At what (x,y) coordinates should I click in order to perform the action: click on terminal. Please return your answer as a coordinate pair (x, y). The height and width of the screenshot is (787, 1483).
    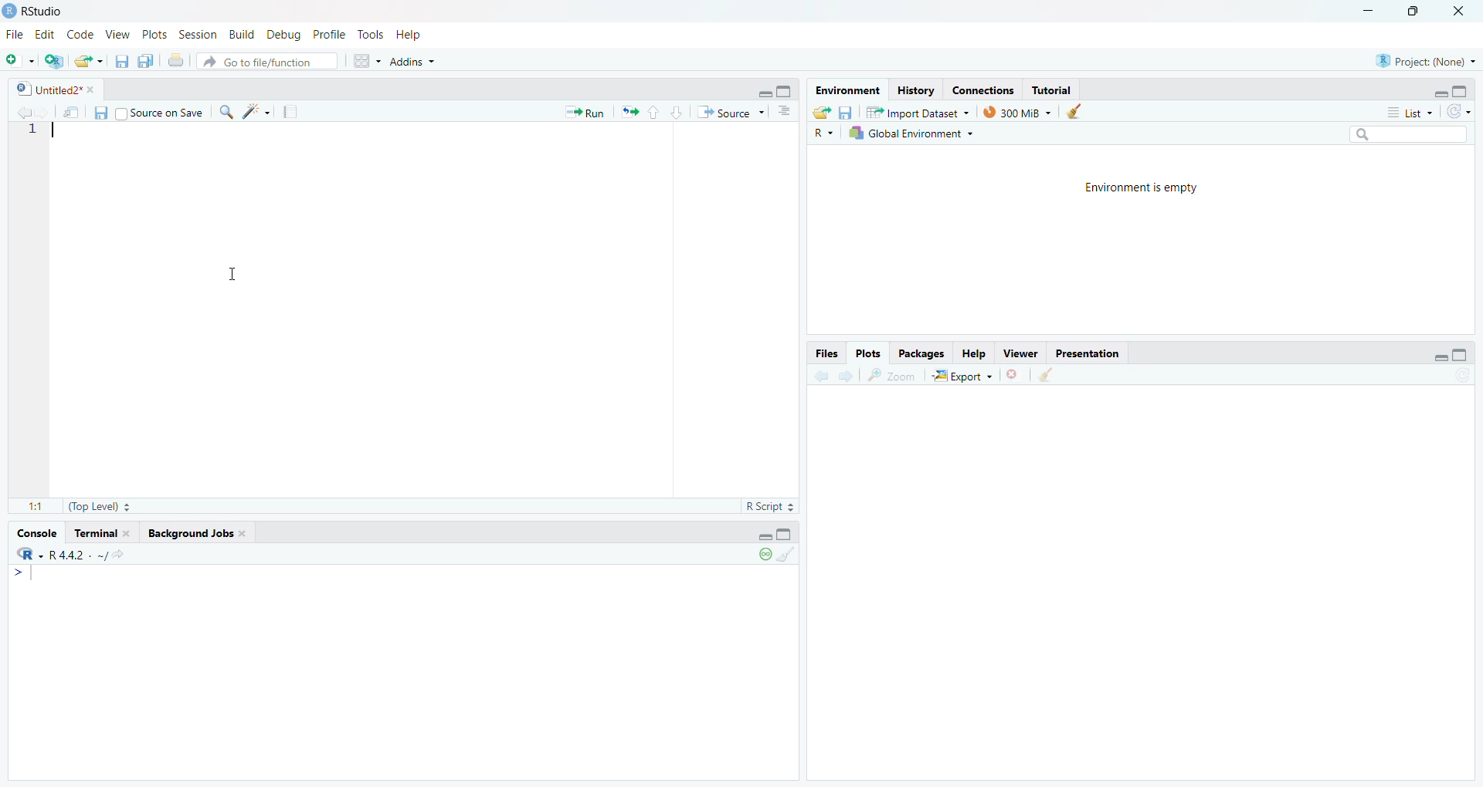
    Looking at the image, I should click on (101, 535).